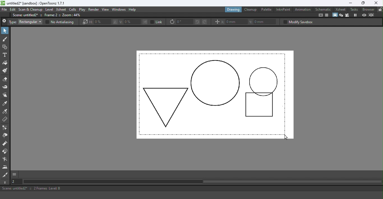 The width and height of the screenshot is (383, 199). Describe the element at coordinates (205, 22) in the screenshot. I see `Rotate selection right` at that location.